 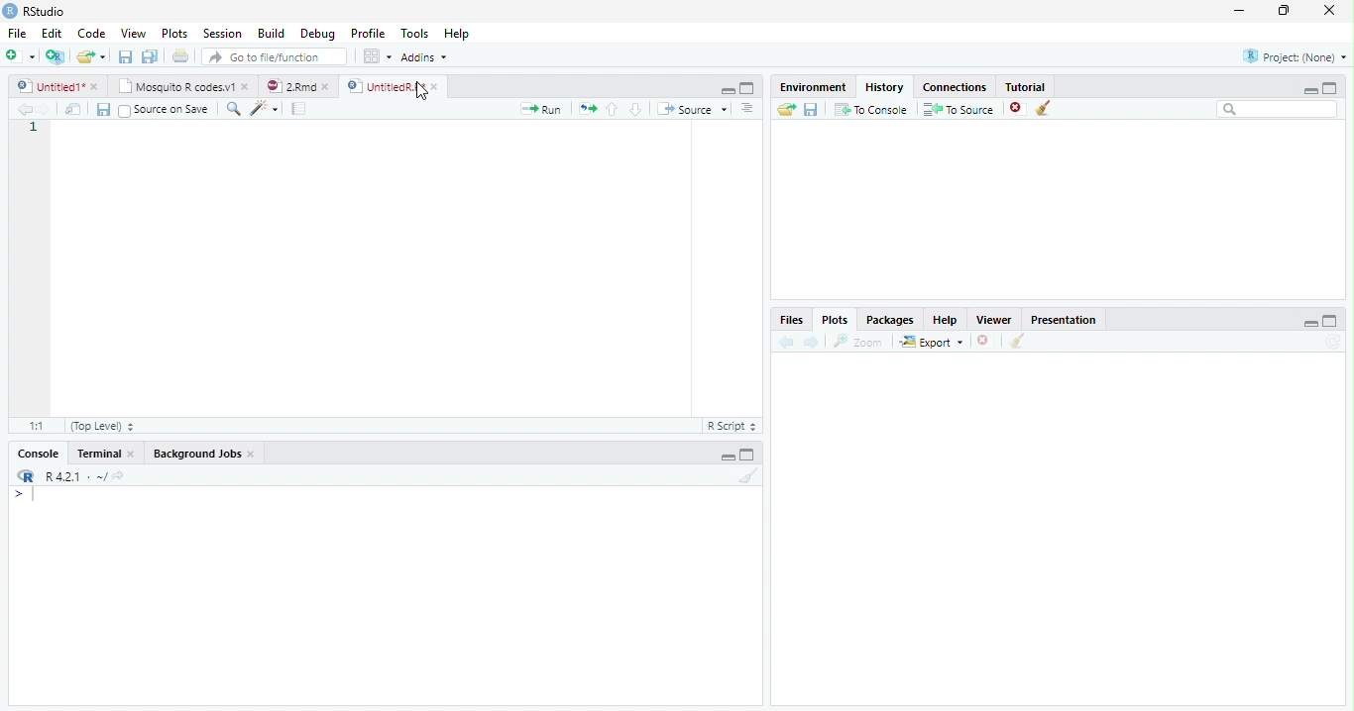 What do you see at coordinates (421, 92) in the screenshot?
I see `Cursor` at bounding box center [421, 92].